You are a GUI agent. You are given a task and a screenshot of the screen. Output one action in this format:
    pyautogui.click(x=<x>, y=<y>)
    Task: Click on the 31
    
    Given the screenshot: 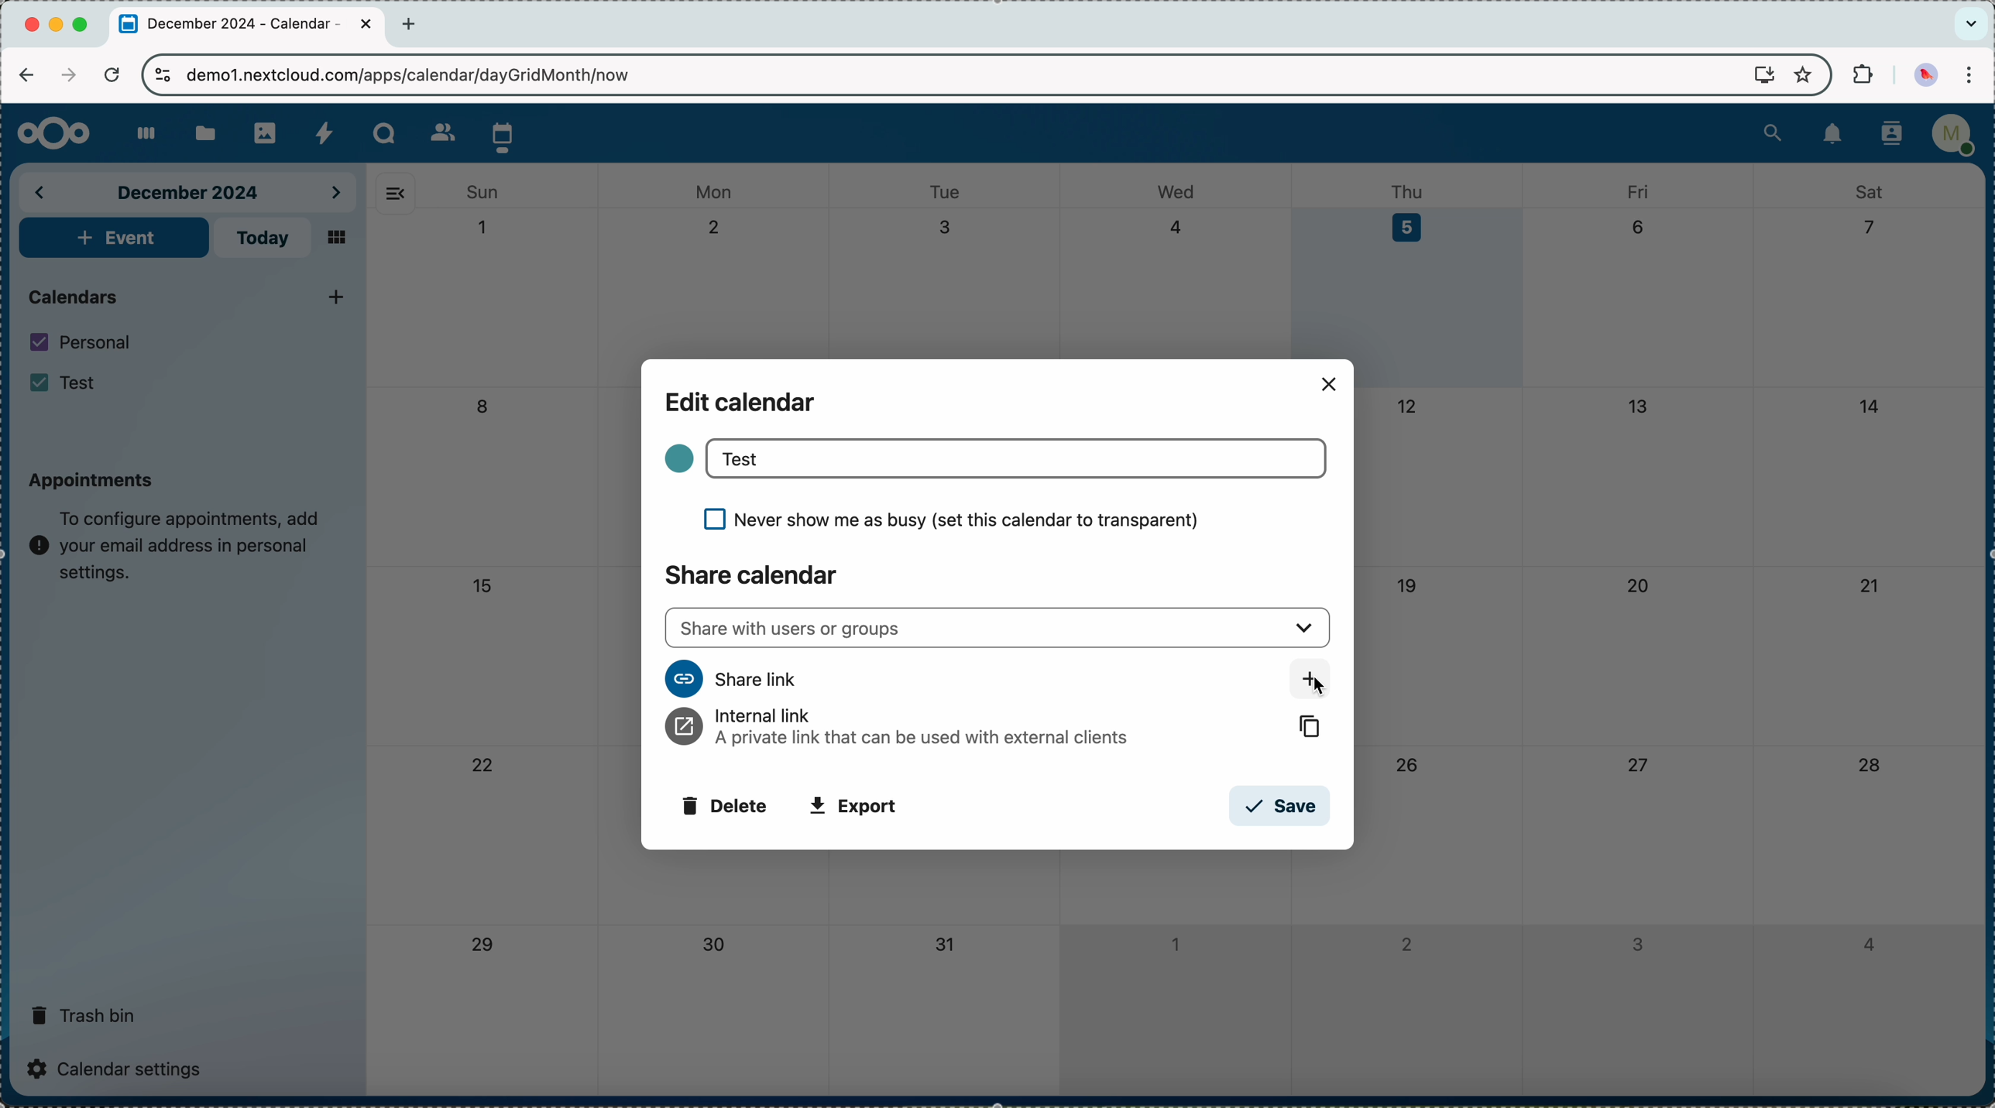 What is the action you would take?
    pyautogui.click(x=946, y=945)
    